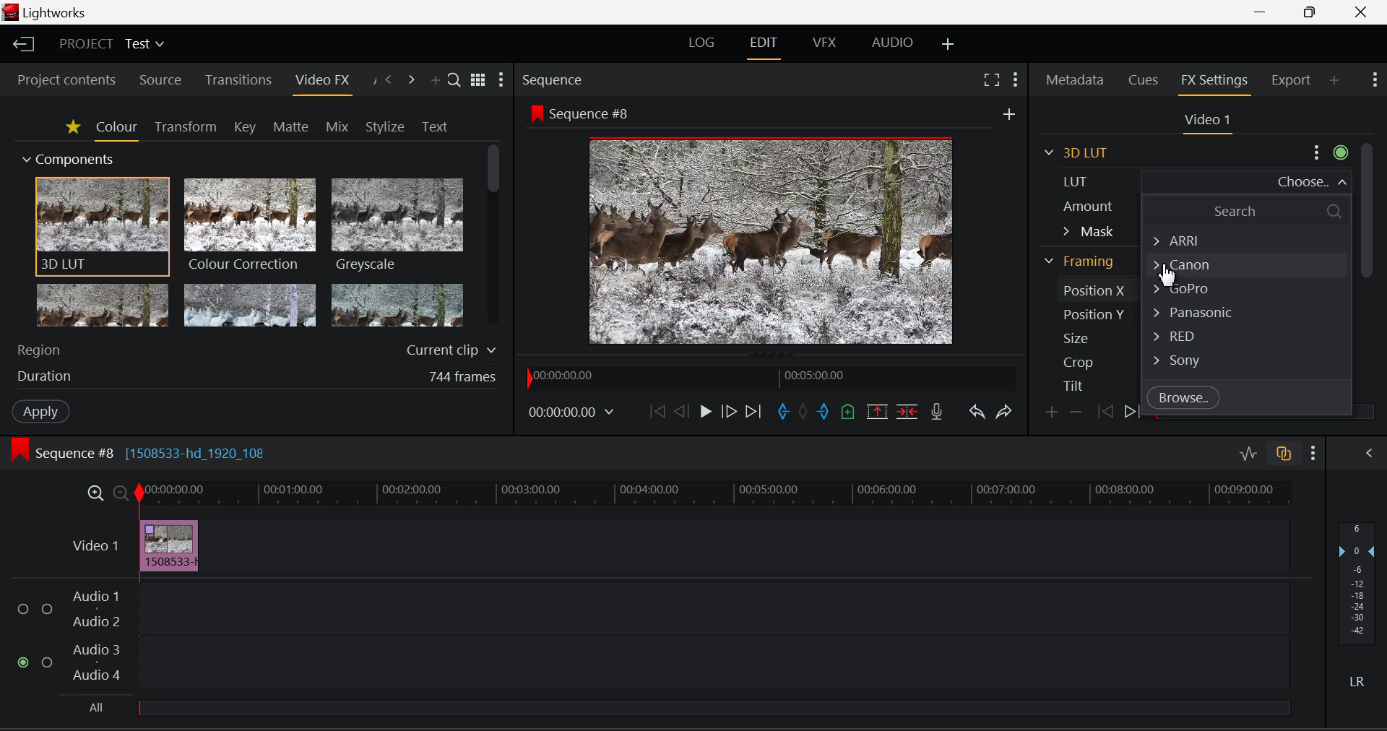 This screenshot has width=1387, height=731. I want to click on Search, so click(1244, 210).